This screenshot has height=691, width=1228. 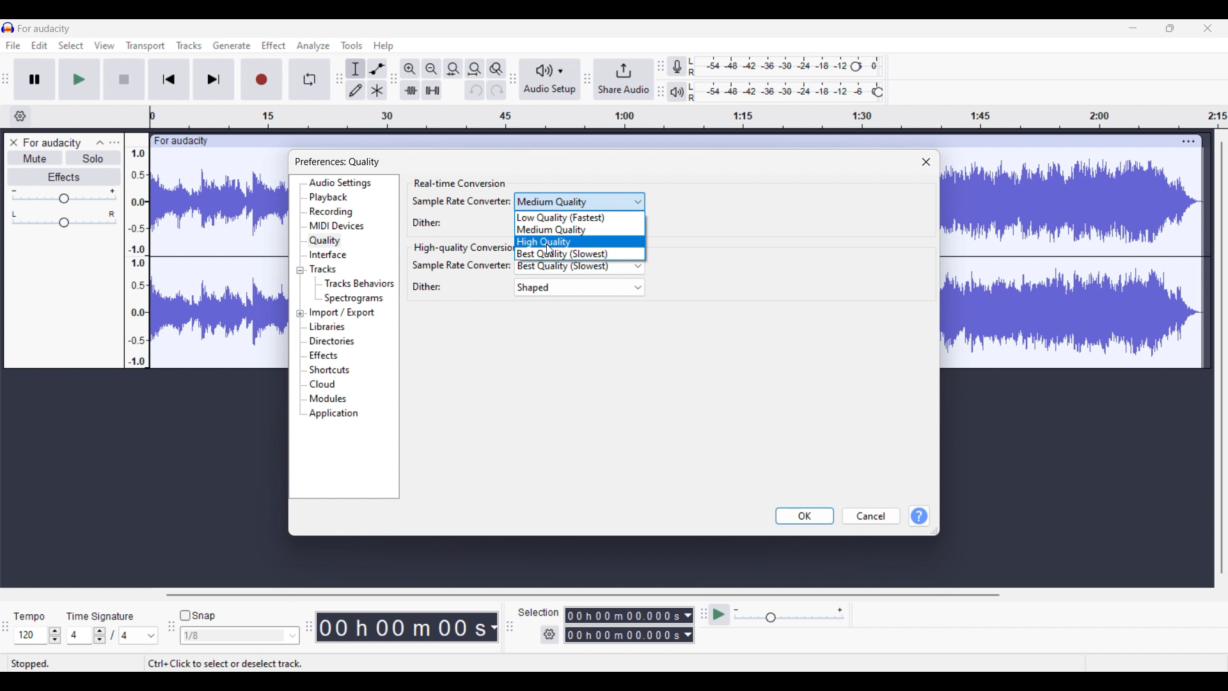 I want to click on Header to change Playback level, so click(x=878, y=92).